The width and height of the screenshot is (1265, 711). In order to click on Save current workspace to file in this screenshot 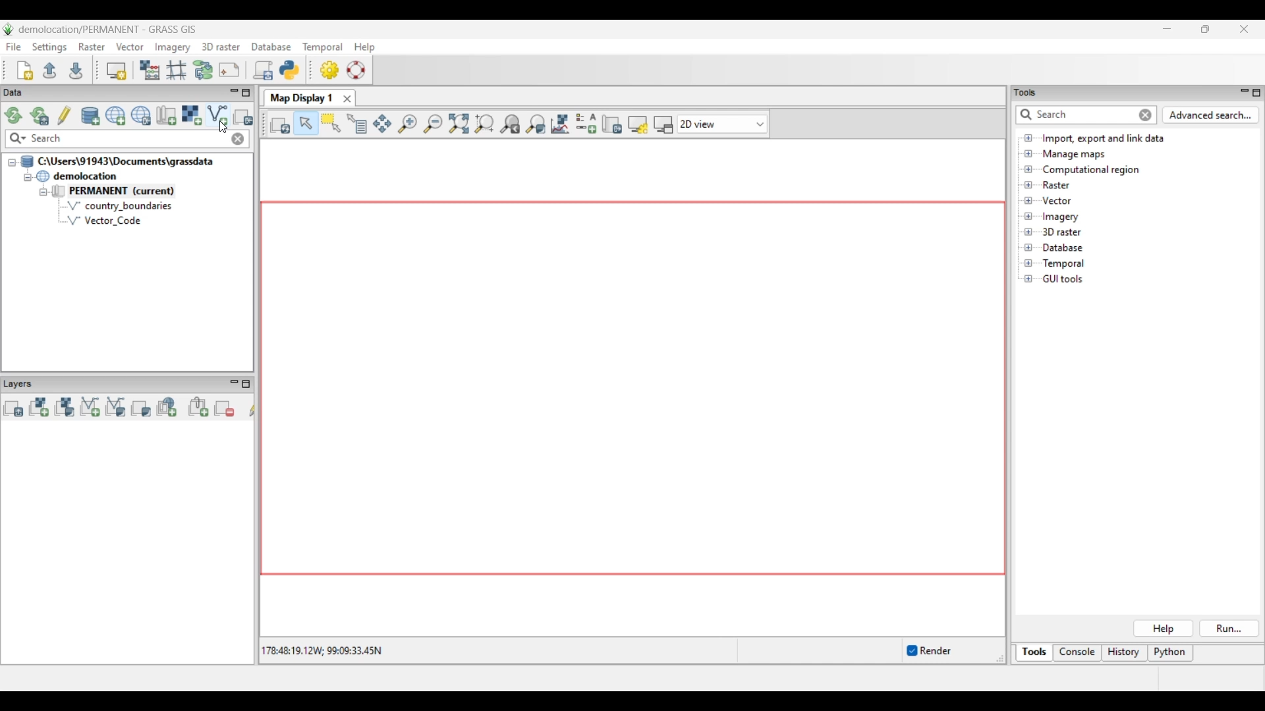, I will do `click(76, 70)`.